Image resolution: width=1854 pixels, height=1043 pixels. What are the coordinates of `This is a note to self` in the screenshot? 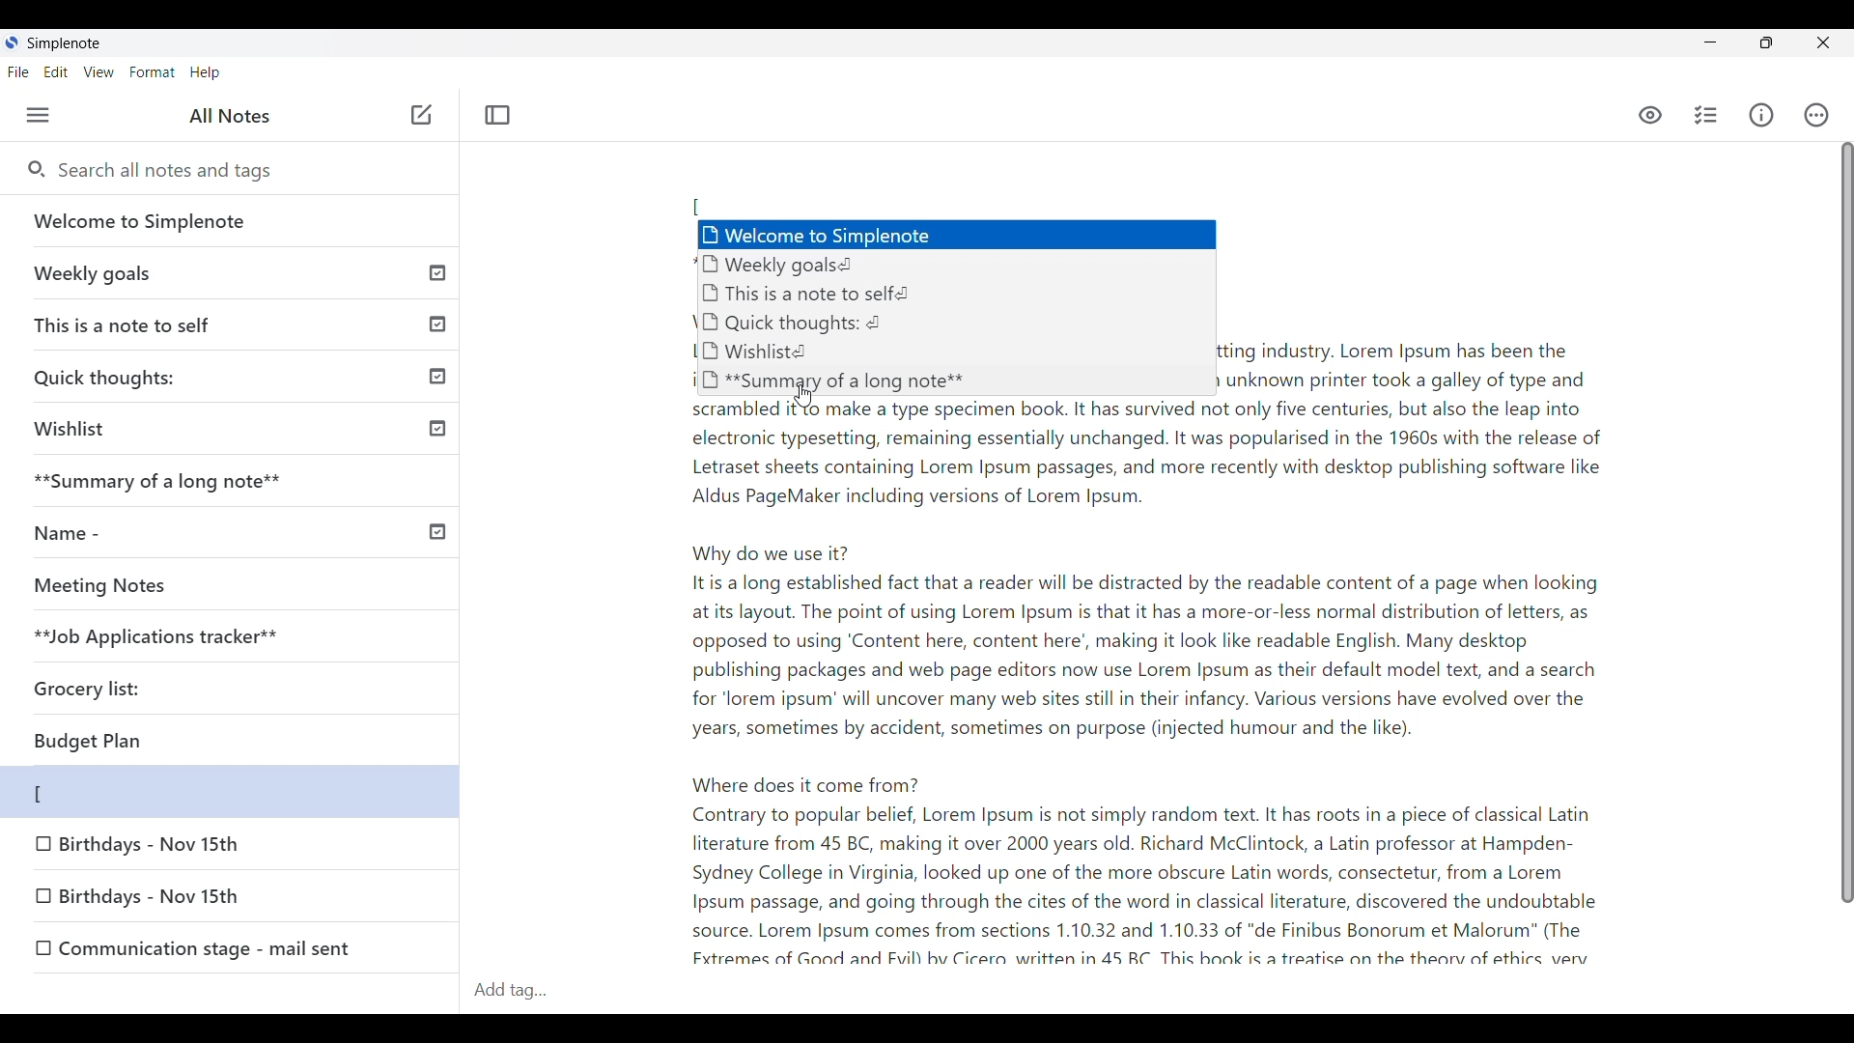 It's located at (933, 293).